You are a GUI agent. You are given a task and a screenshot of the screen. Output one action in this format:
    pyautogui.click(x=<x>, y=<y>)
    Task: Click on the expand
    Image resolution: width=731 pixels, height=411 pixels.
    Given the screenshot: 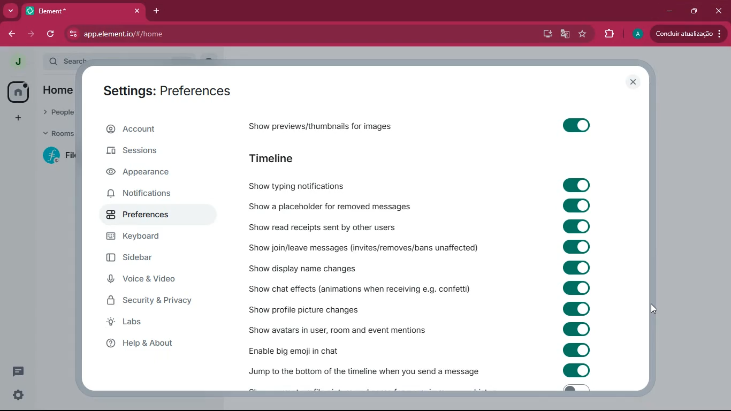 What is the action you would take?
    pyautogui.click(x=37, y=62)
    